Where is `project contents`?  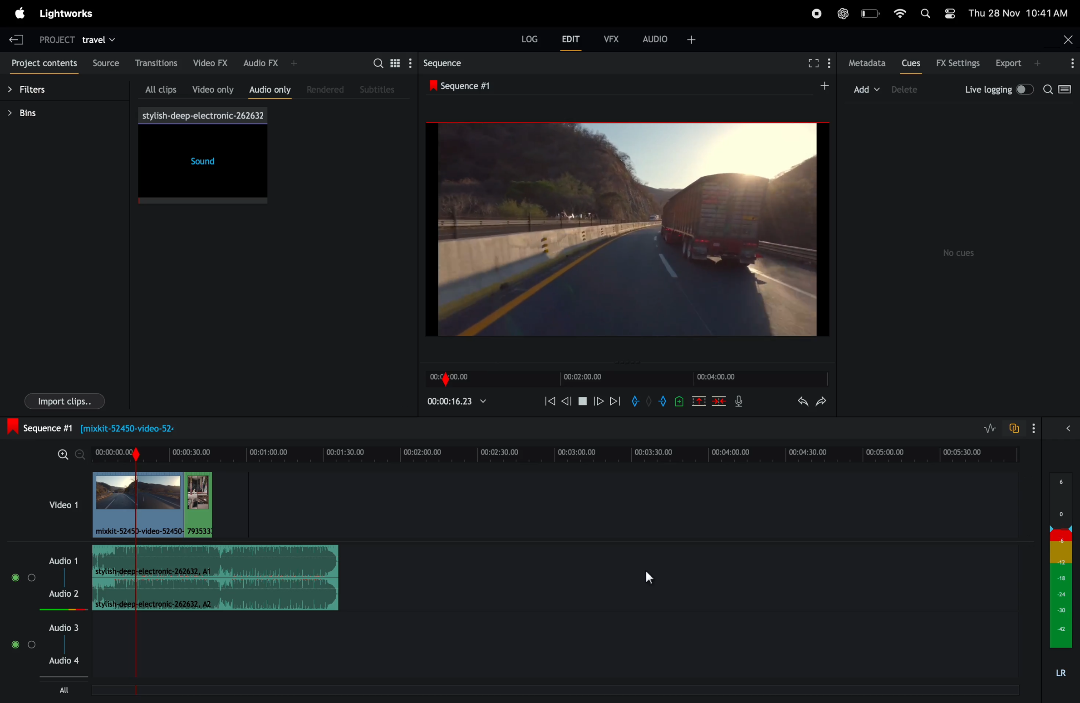 project contents is located at coordinates (43, 60).